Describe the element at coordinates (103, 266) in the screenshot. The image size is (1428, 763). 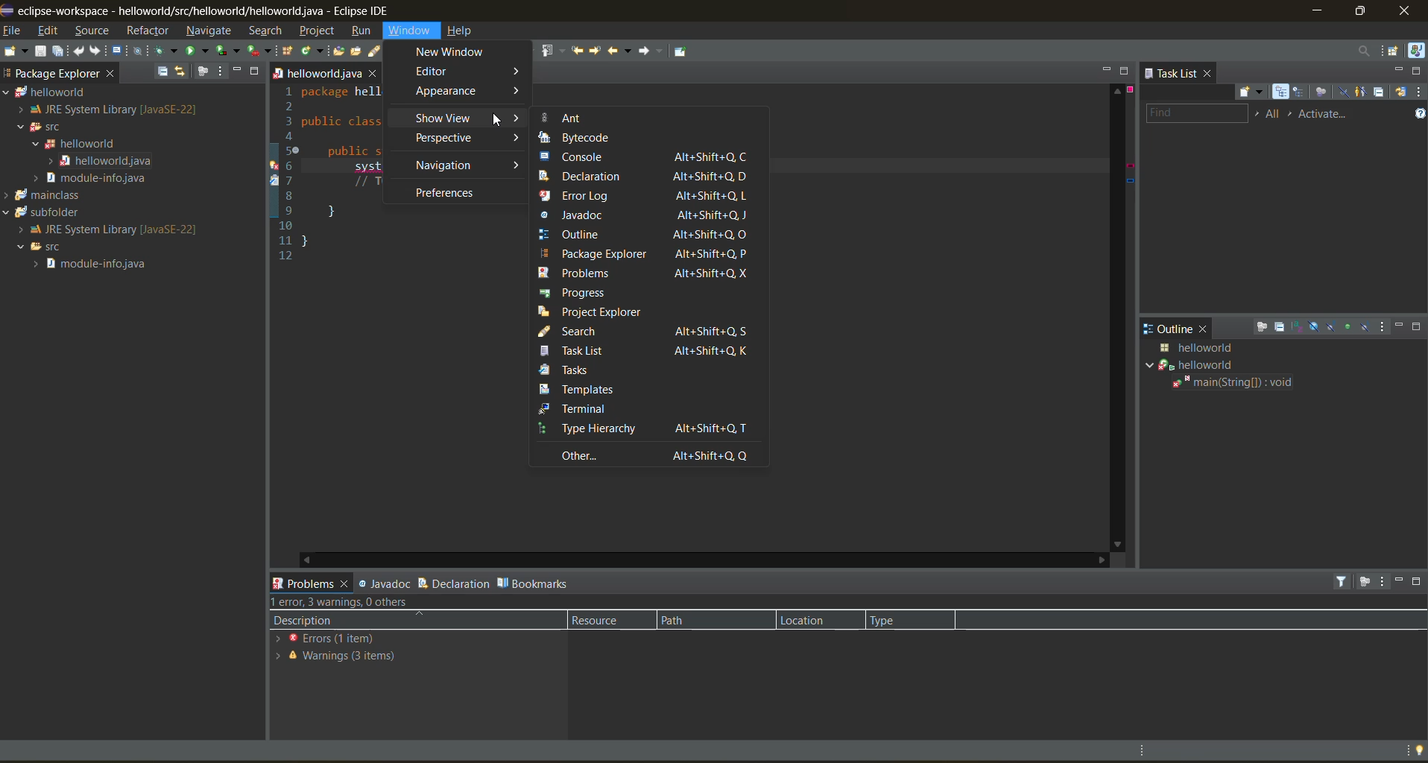
I see `module info java` at that location.